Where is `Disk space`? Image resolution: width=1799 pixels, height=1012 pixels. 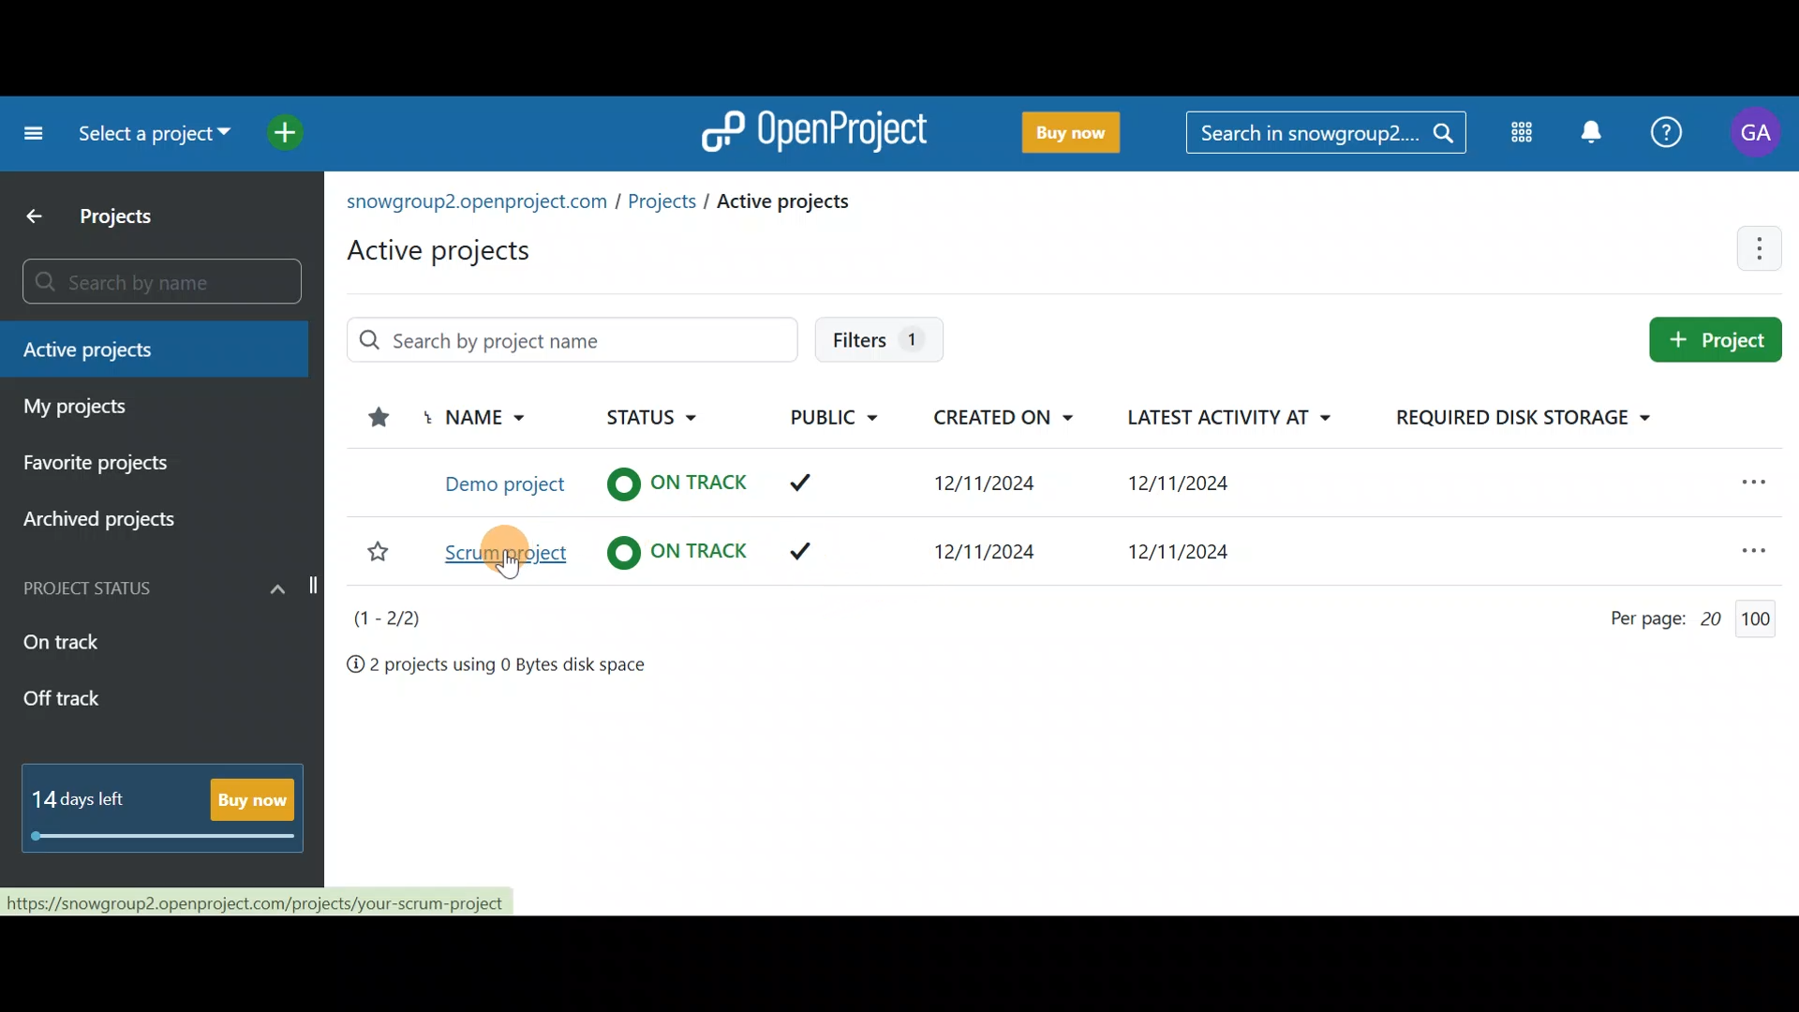
Disk space is located at coordinates (497, 669).